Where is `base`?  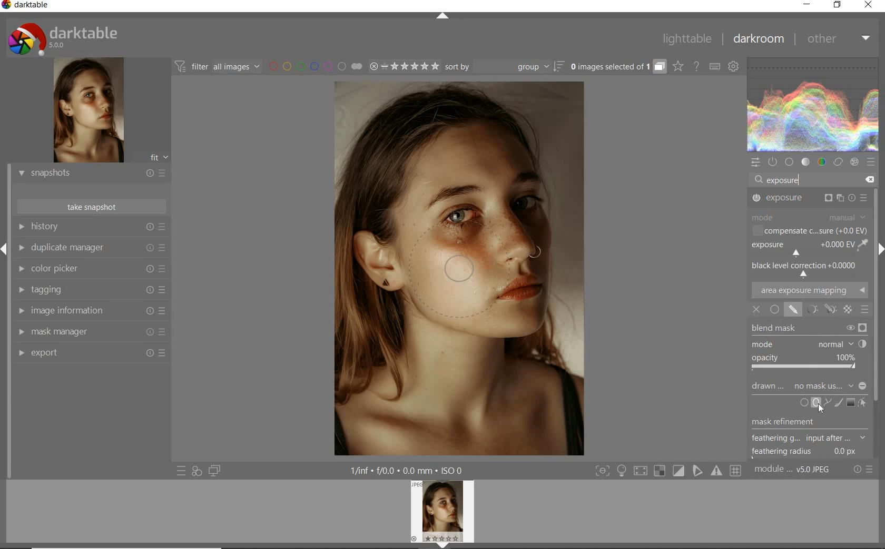 base is located at coordinates (789, 162).